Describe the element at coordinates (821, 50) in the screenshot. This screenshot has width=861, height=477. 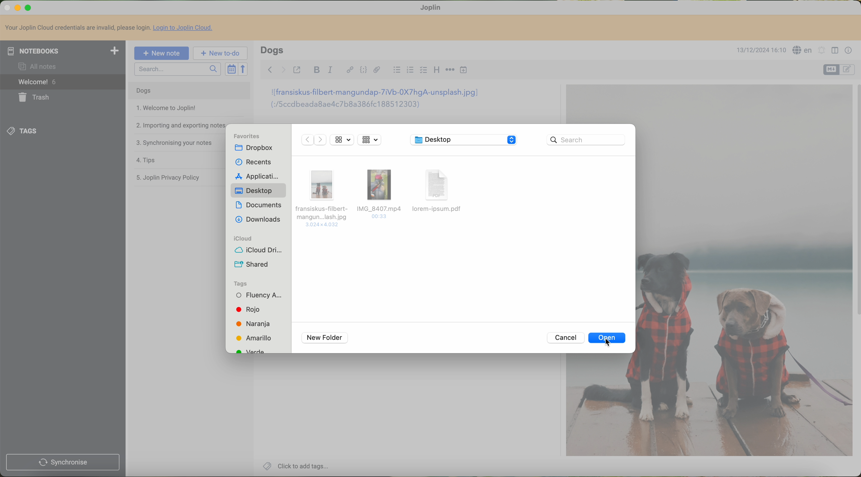
I see `set alarm` at that location.